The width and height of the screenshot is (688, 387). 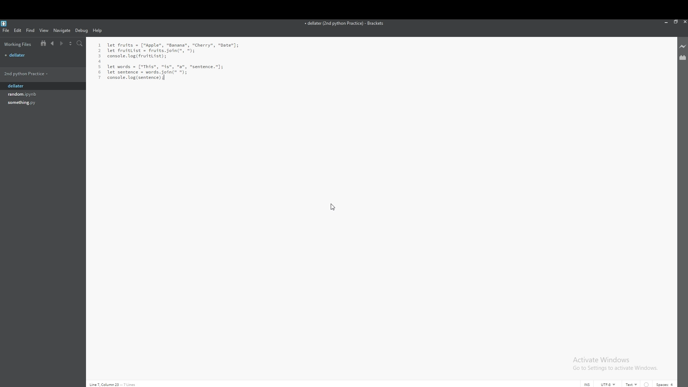 What do you see at coordinates (335, 205) in the screenshot?
I see `cursor` at bounding box center [335, 205].